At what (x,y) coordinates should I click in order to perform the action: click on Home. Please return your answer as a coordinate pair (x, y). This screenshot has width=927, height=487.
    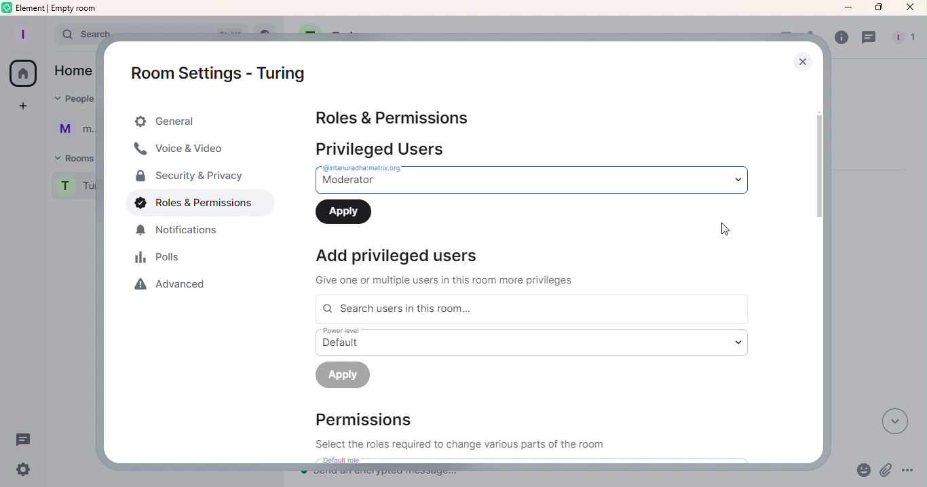
    Looking at the image, I should click on (27, 73).